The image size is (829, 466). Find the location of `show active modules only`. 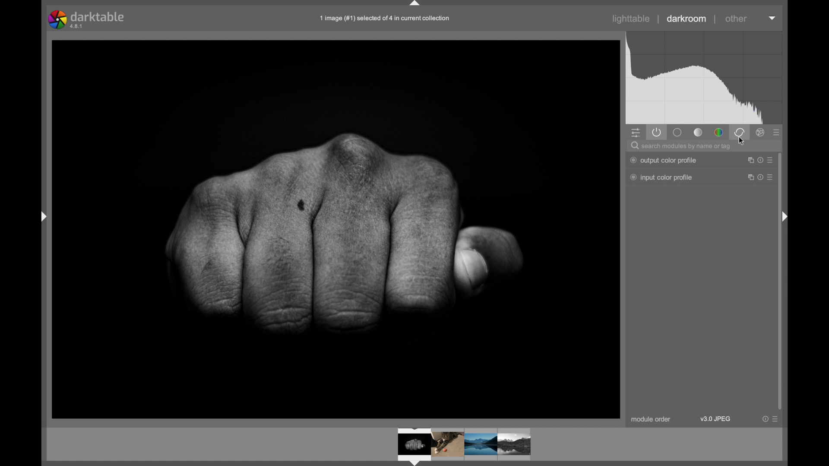

show active modules only is located at coordinates (657, 132).